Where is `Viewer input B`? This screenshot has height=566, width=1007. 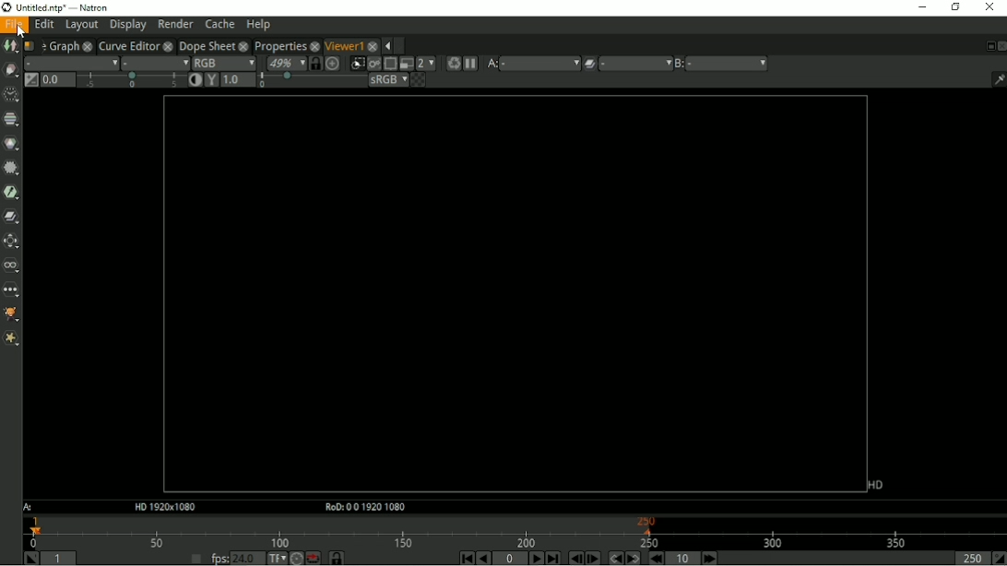 Viewer input B is located at coordinates (680, 64).